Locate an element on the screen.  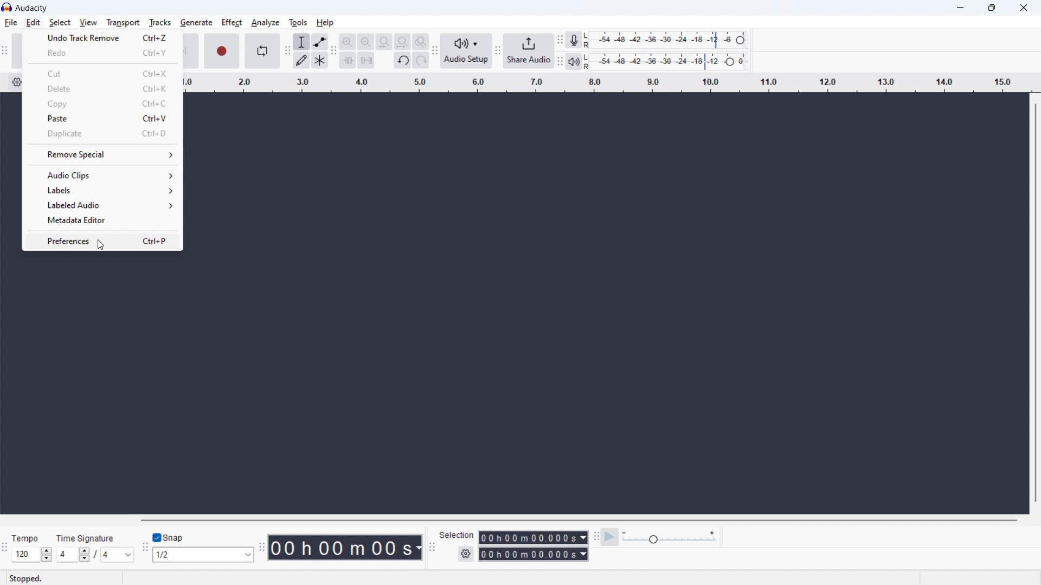
selection tool is located at coordinates (302, 41).